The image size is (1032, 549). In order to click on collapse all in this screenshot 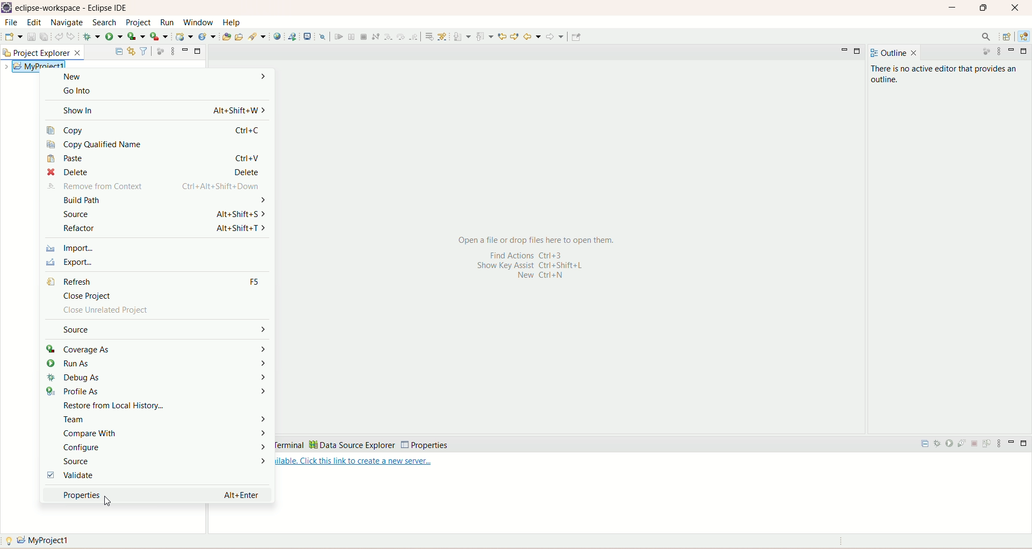, I will do `click(119, 49)`.